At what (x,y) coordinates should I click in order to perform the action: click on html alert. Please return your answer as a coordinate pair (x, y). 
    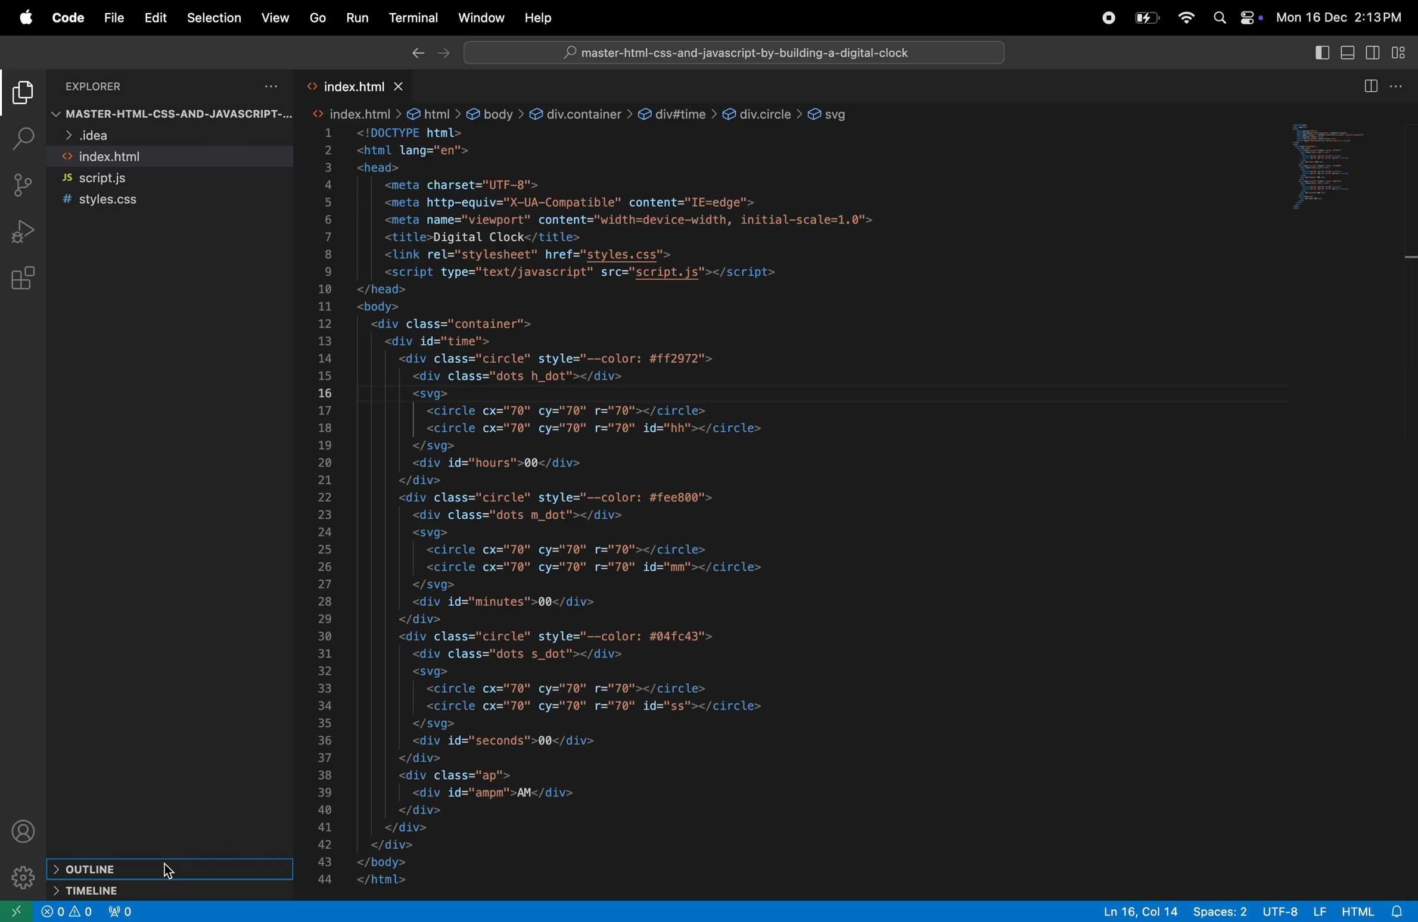
    Looking at the image, I should click on (1373, 911).